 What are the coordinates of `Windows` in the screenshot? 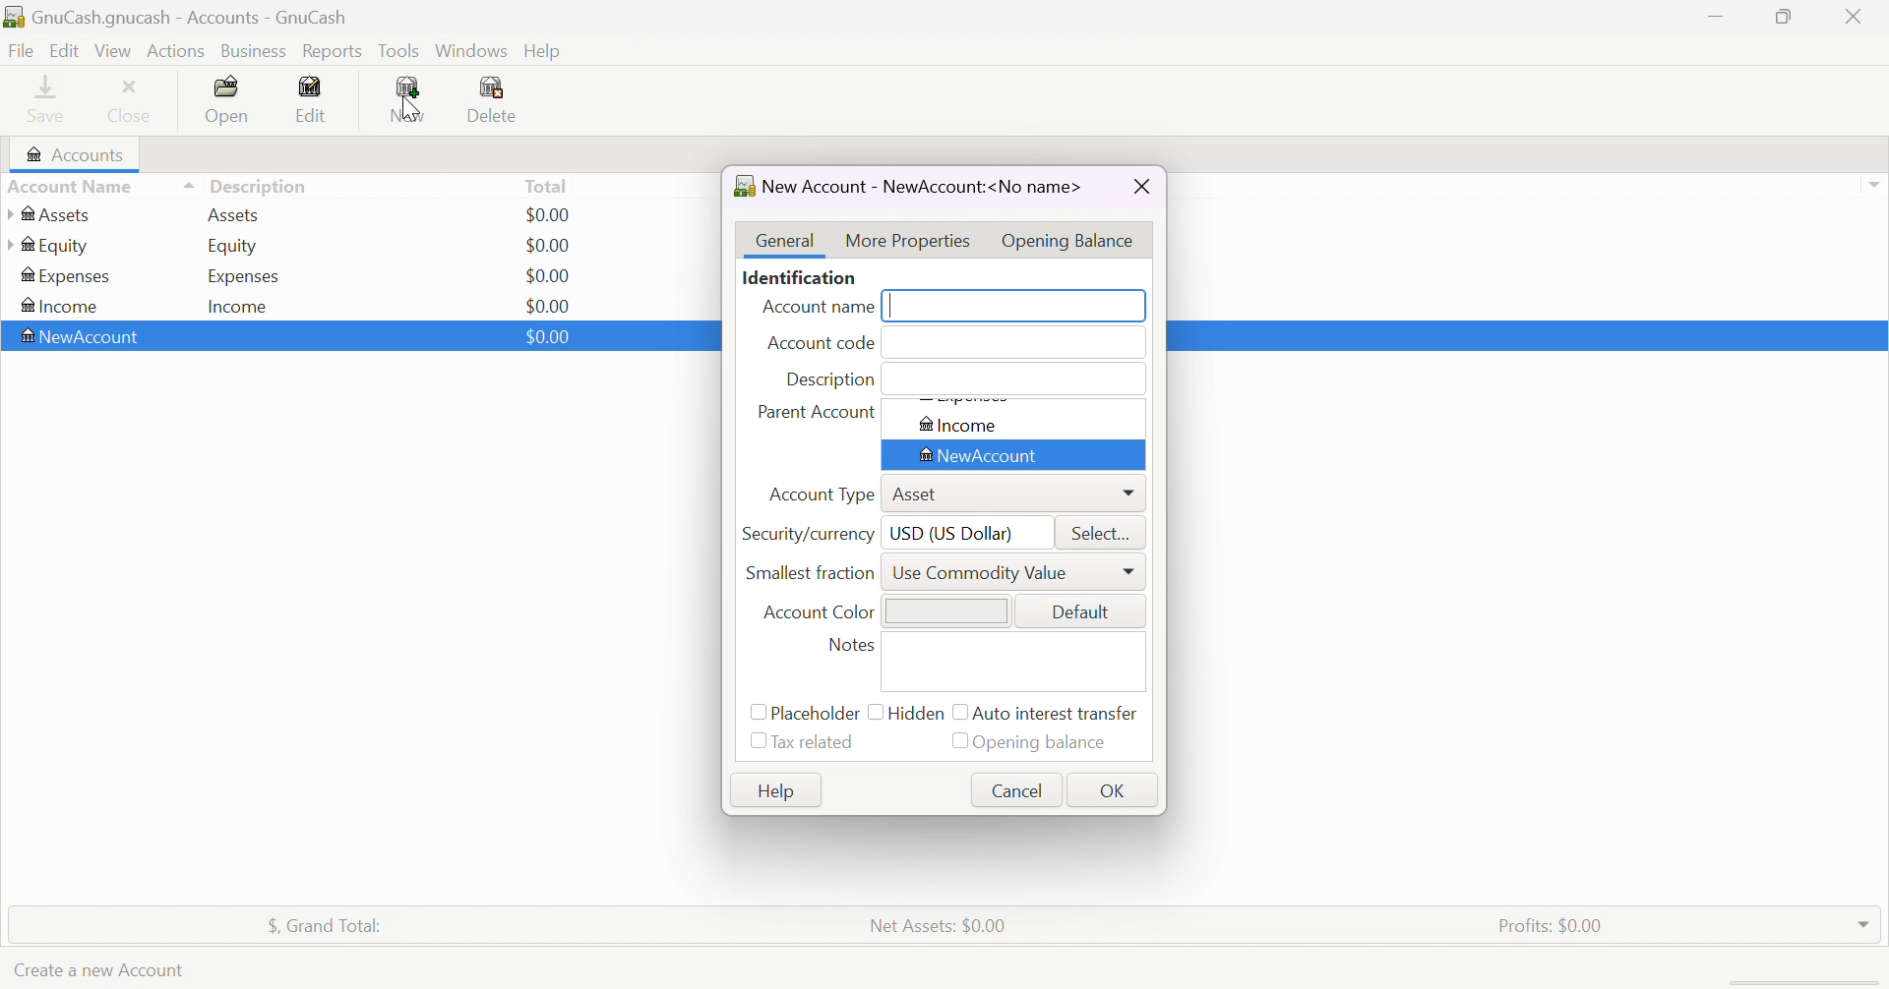 It's located at (470, 49).